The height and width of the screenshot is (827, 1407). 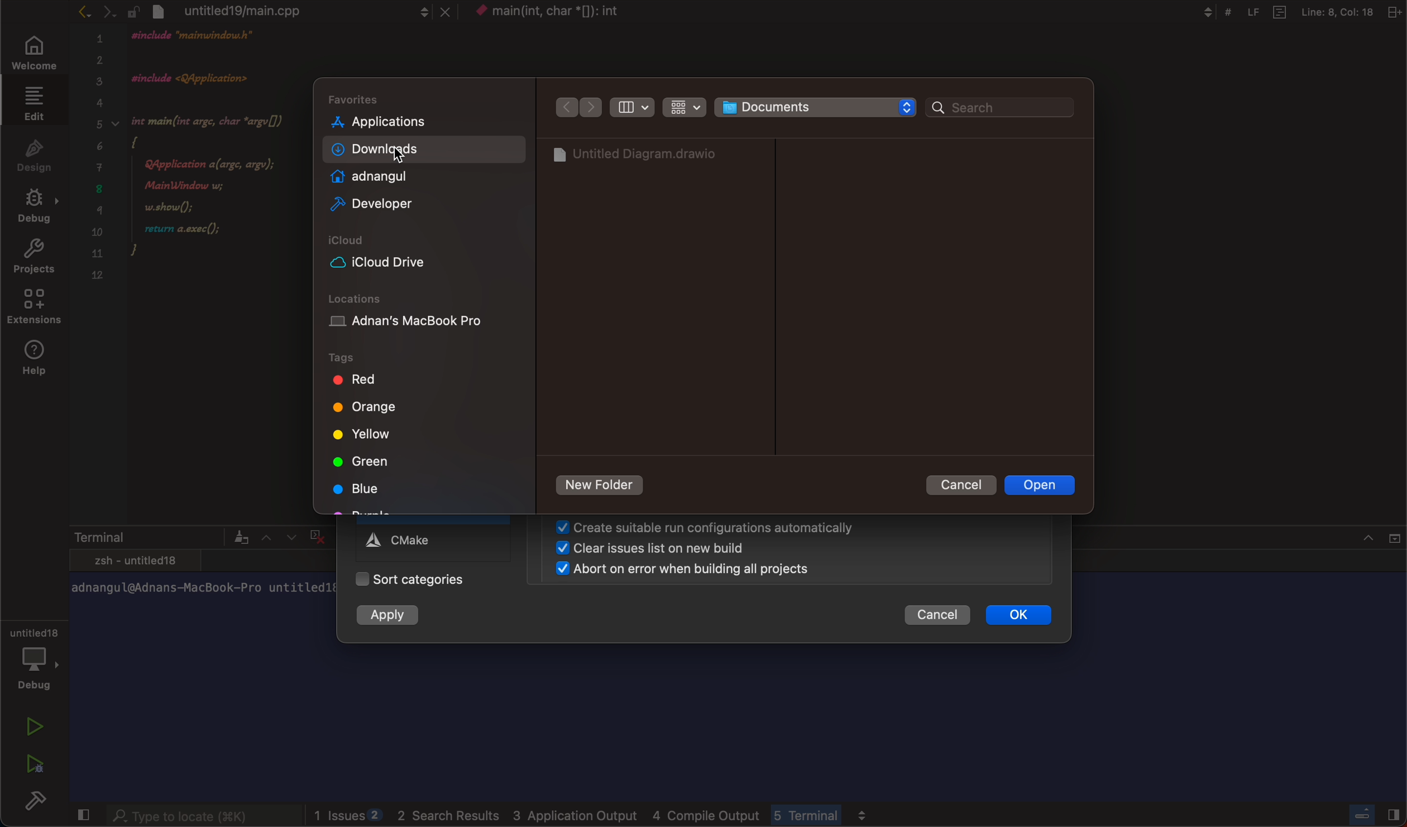 I want to click on search, so click(x=1000, y=108).